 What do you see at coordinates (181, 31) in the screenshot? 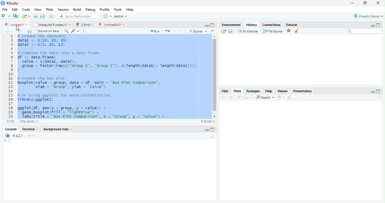
I see `Go to next section/chunk` at bounding box center [181, 31].